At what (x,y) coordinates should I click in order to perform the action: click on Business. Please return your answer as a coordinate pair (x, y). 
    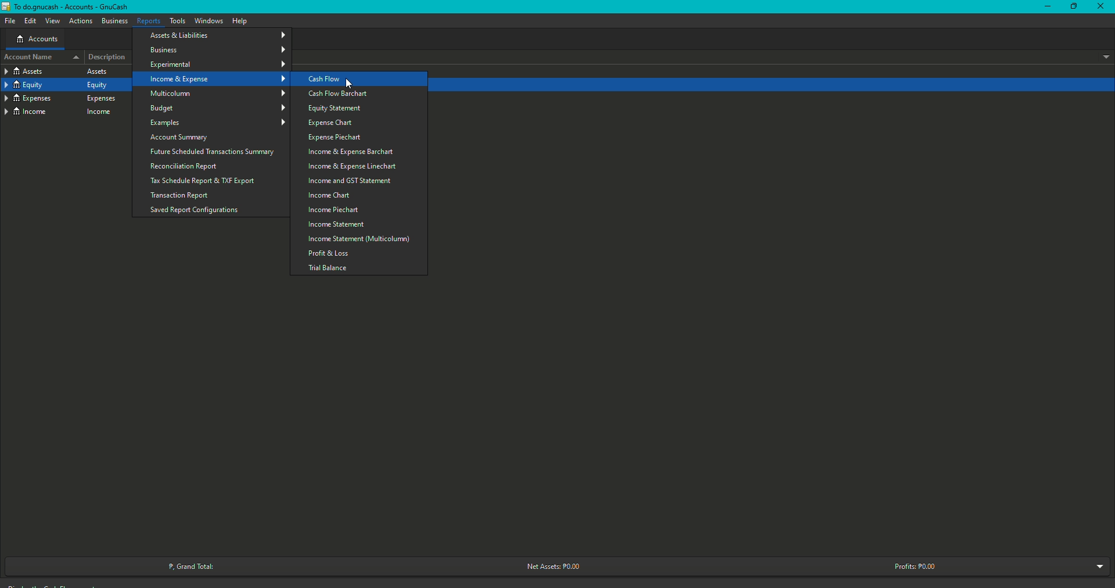
    Looking at the image, I should click on (218, 50).